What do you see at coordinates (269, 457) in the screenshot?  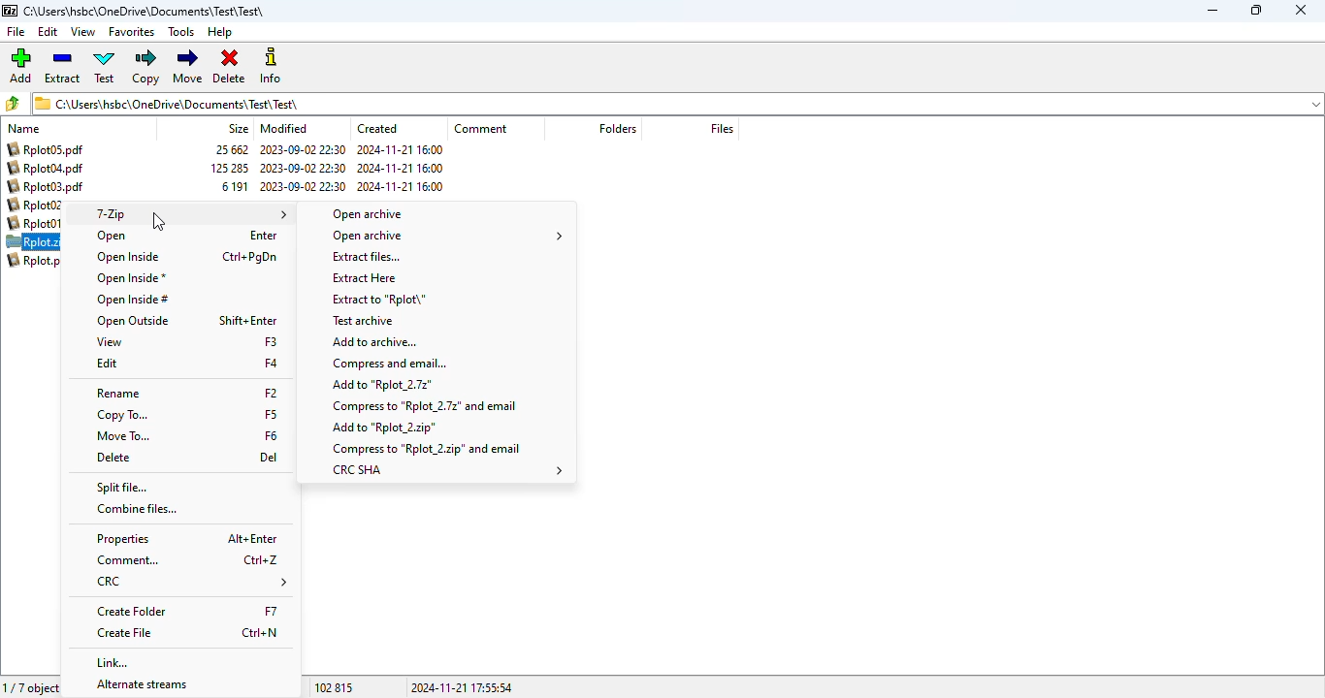 I see `Del` at bounding box center [269, 457].